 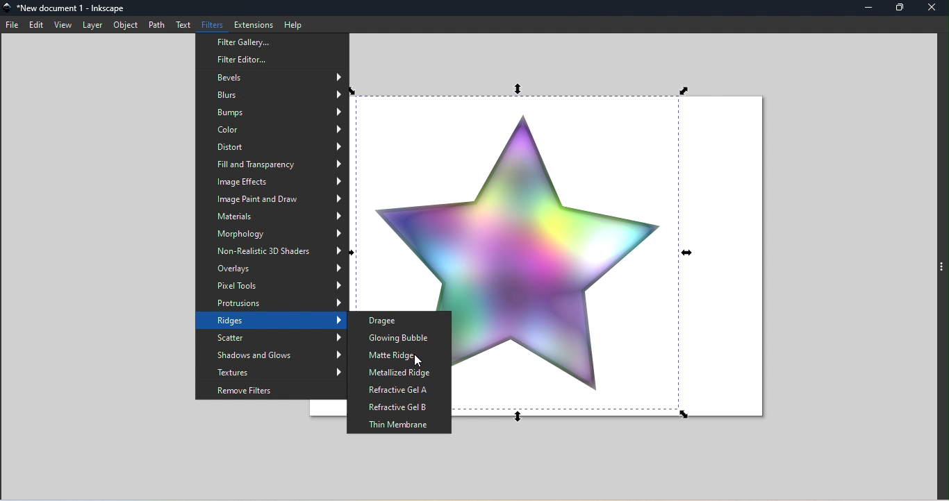 I want to click on Morphology, so click(x=272, y=235).